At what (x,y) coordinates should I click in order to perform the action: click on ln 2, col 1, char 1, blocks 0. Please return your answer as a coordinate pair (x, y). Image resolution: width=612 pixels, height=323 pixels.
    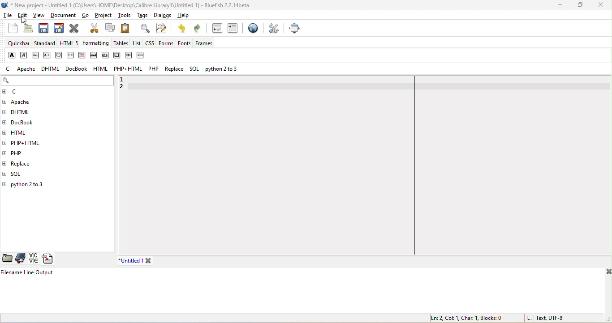
    Looking at the image, I should click on (465, 318).